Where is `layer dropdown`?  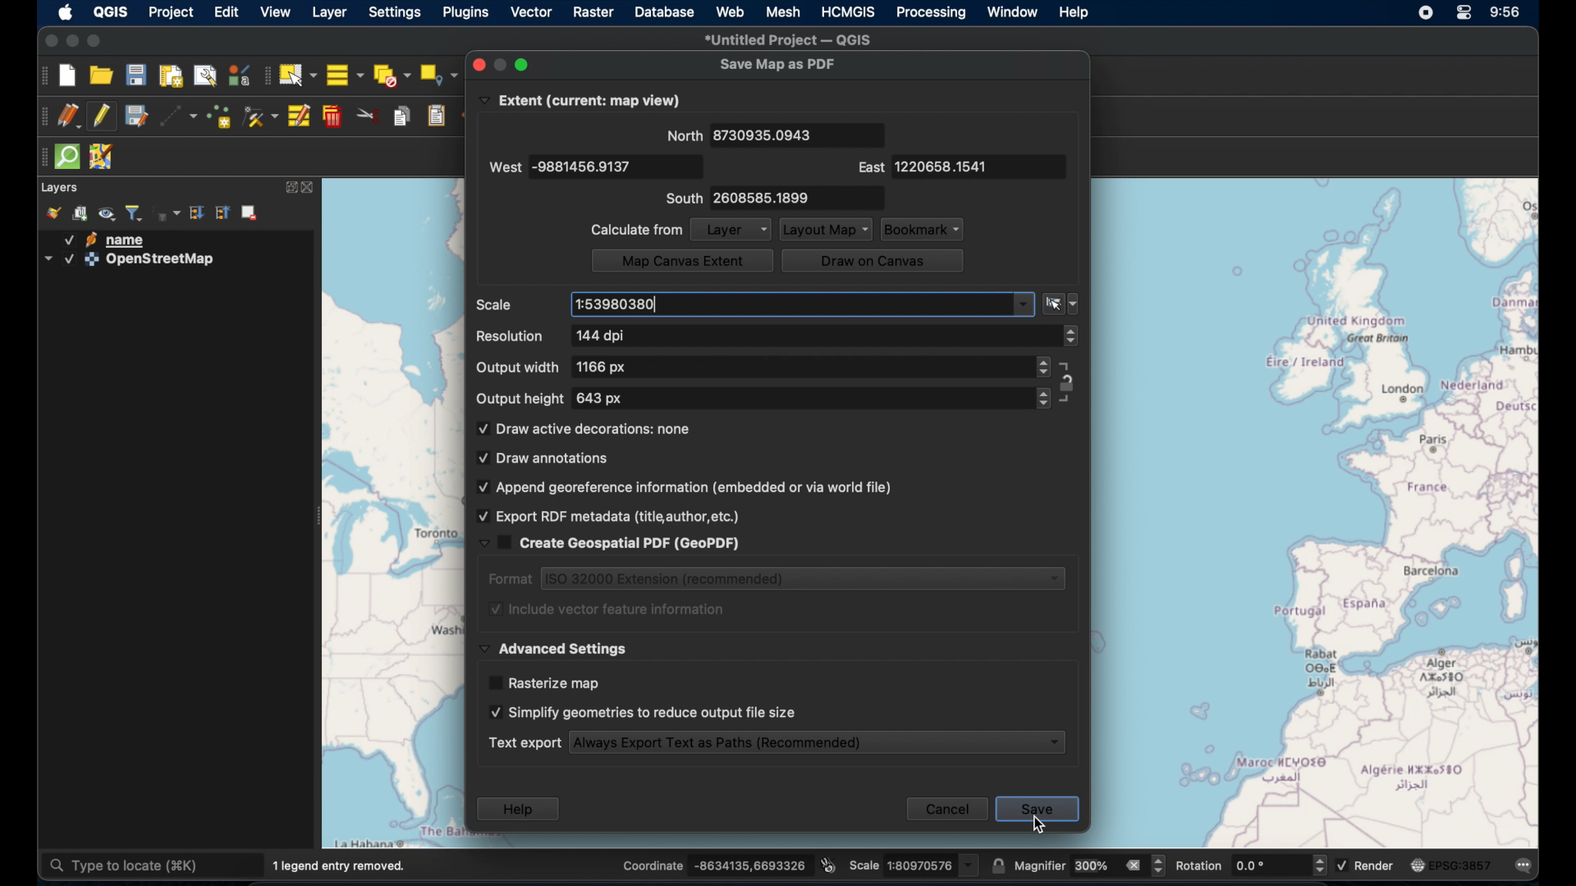
layer dropdown is located at coordinates (731, 229).